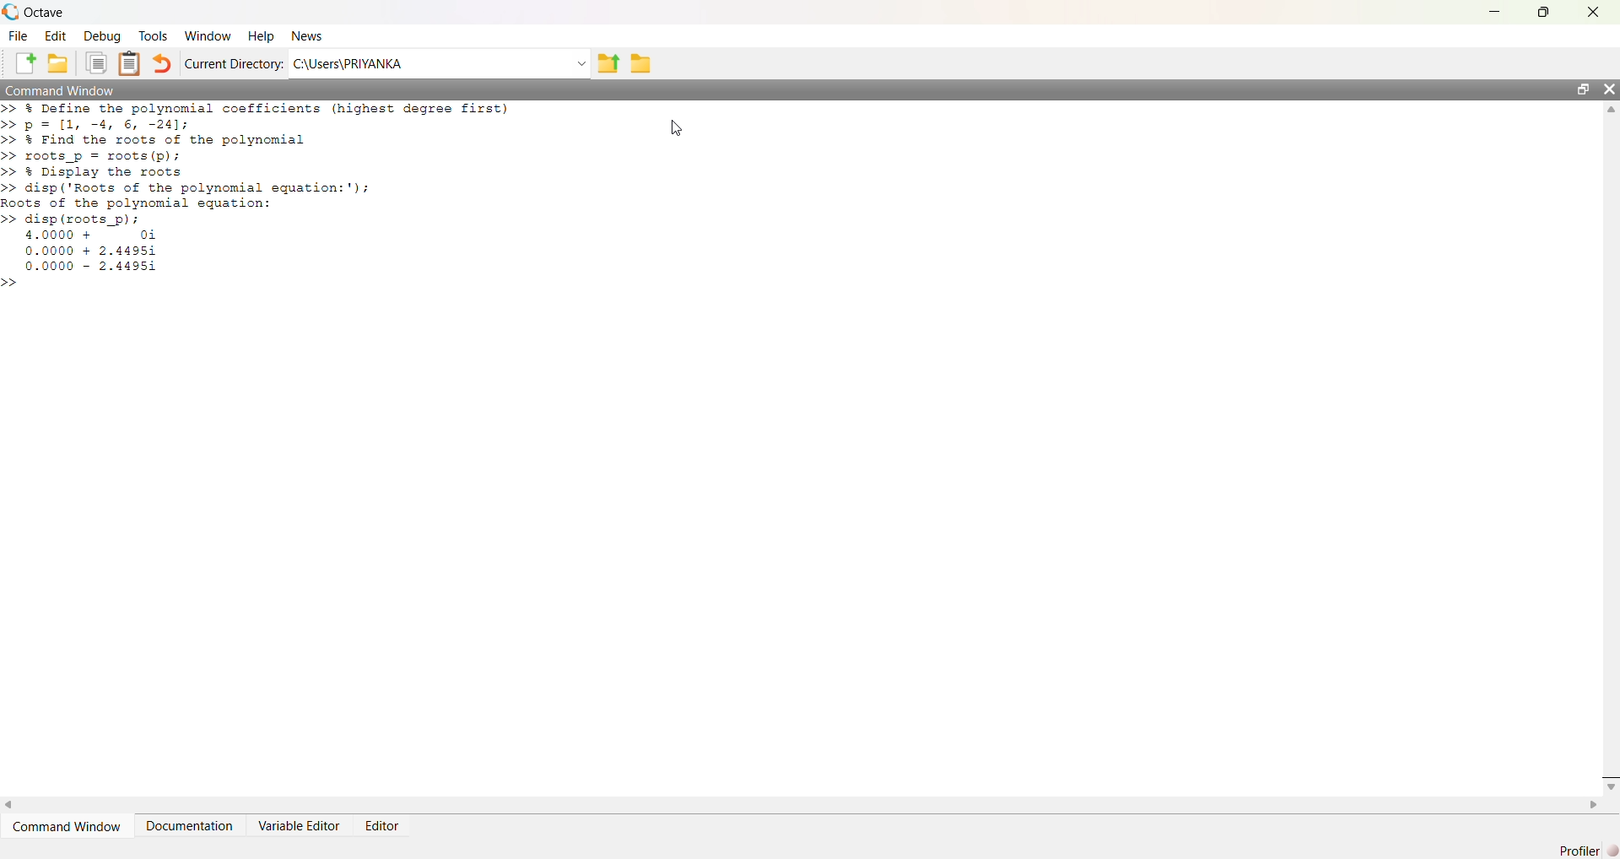 This screenshot has height=859, width=1620. Describe the element at coordinates (156, 38) in the screenshot. I see `Tools` at that location.